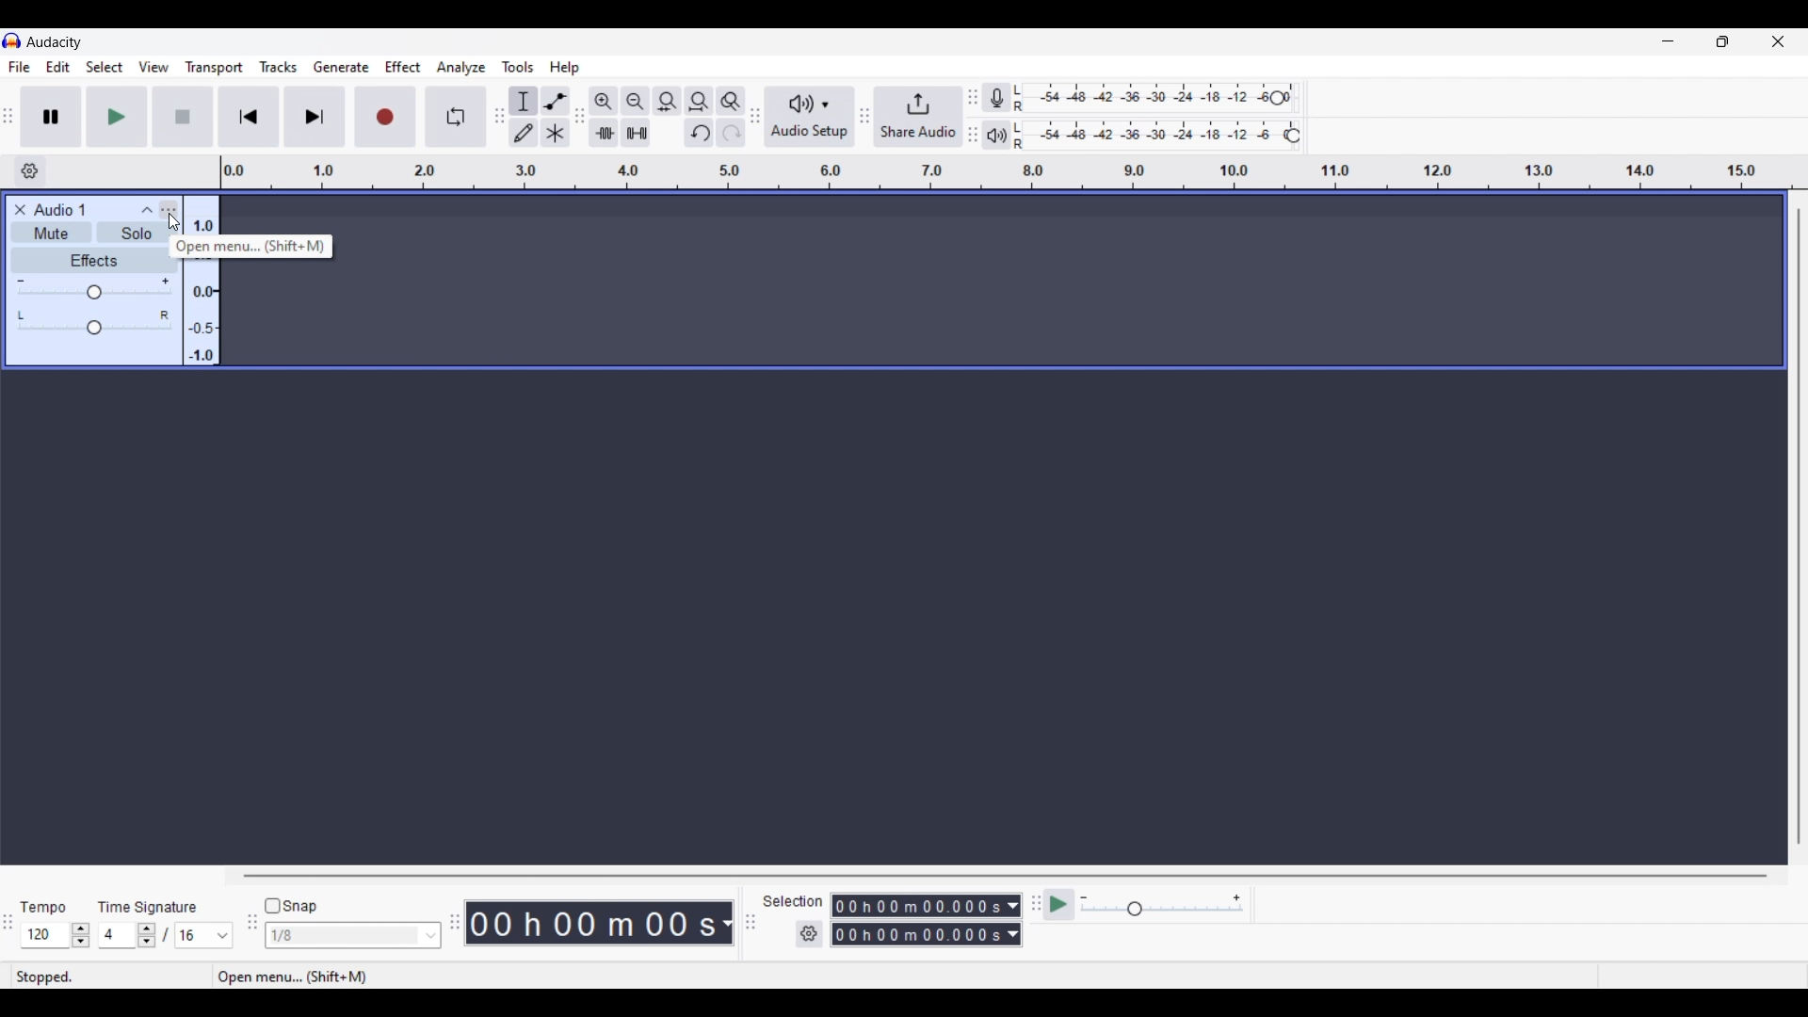  Describe the element at coordinates (1798, 526) in the screenshot. I see `Vertical slide bar` at that location.